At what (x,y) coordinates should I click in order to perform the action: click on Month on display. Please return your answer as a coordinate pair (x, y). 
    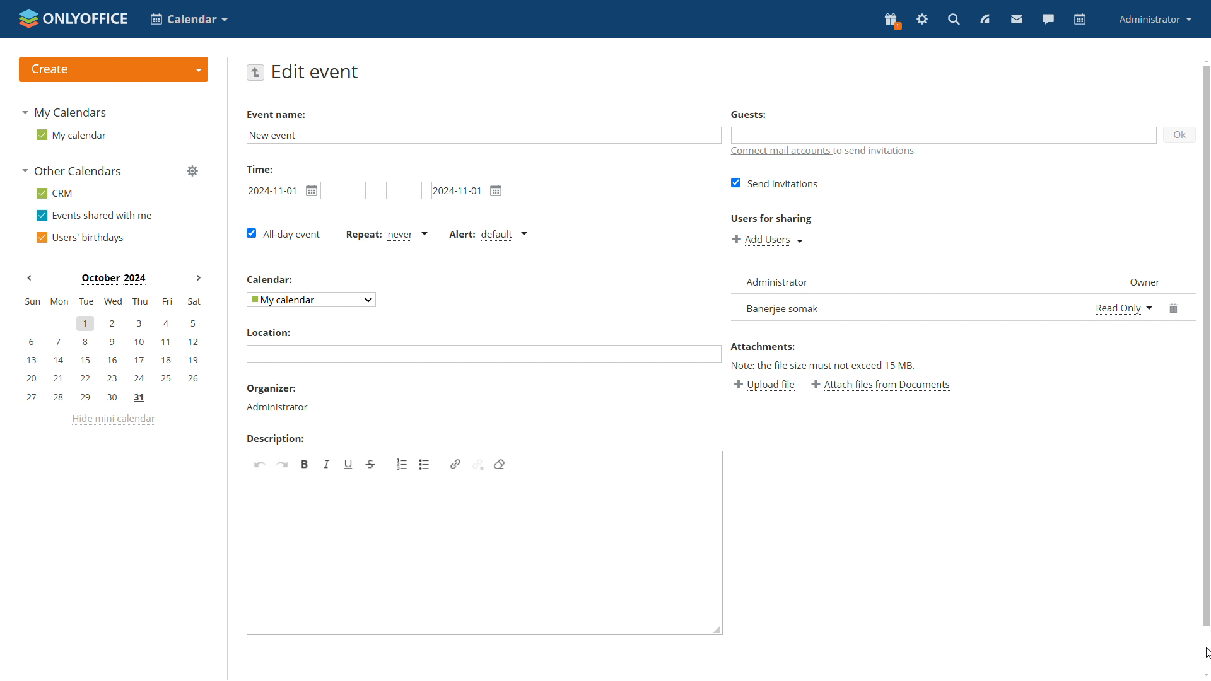
    Looking at the image, I should click on (112, 279).